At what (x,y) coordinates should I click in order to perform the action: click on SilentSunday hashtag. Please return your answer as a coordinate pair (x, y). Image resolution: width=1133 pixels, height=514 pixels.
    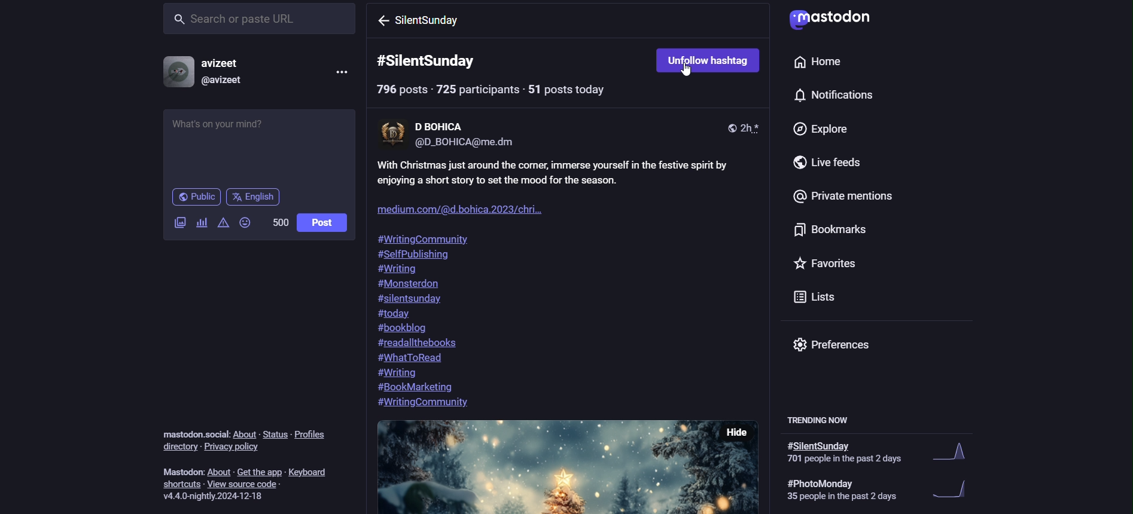
    Looking at the image, I should click on (422, 22).